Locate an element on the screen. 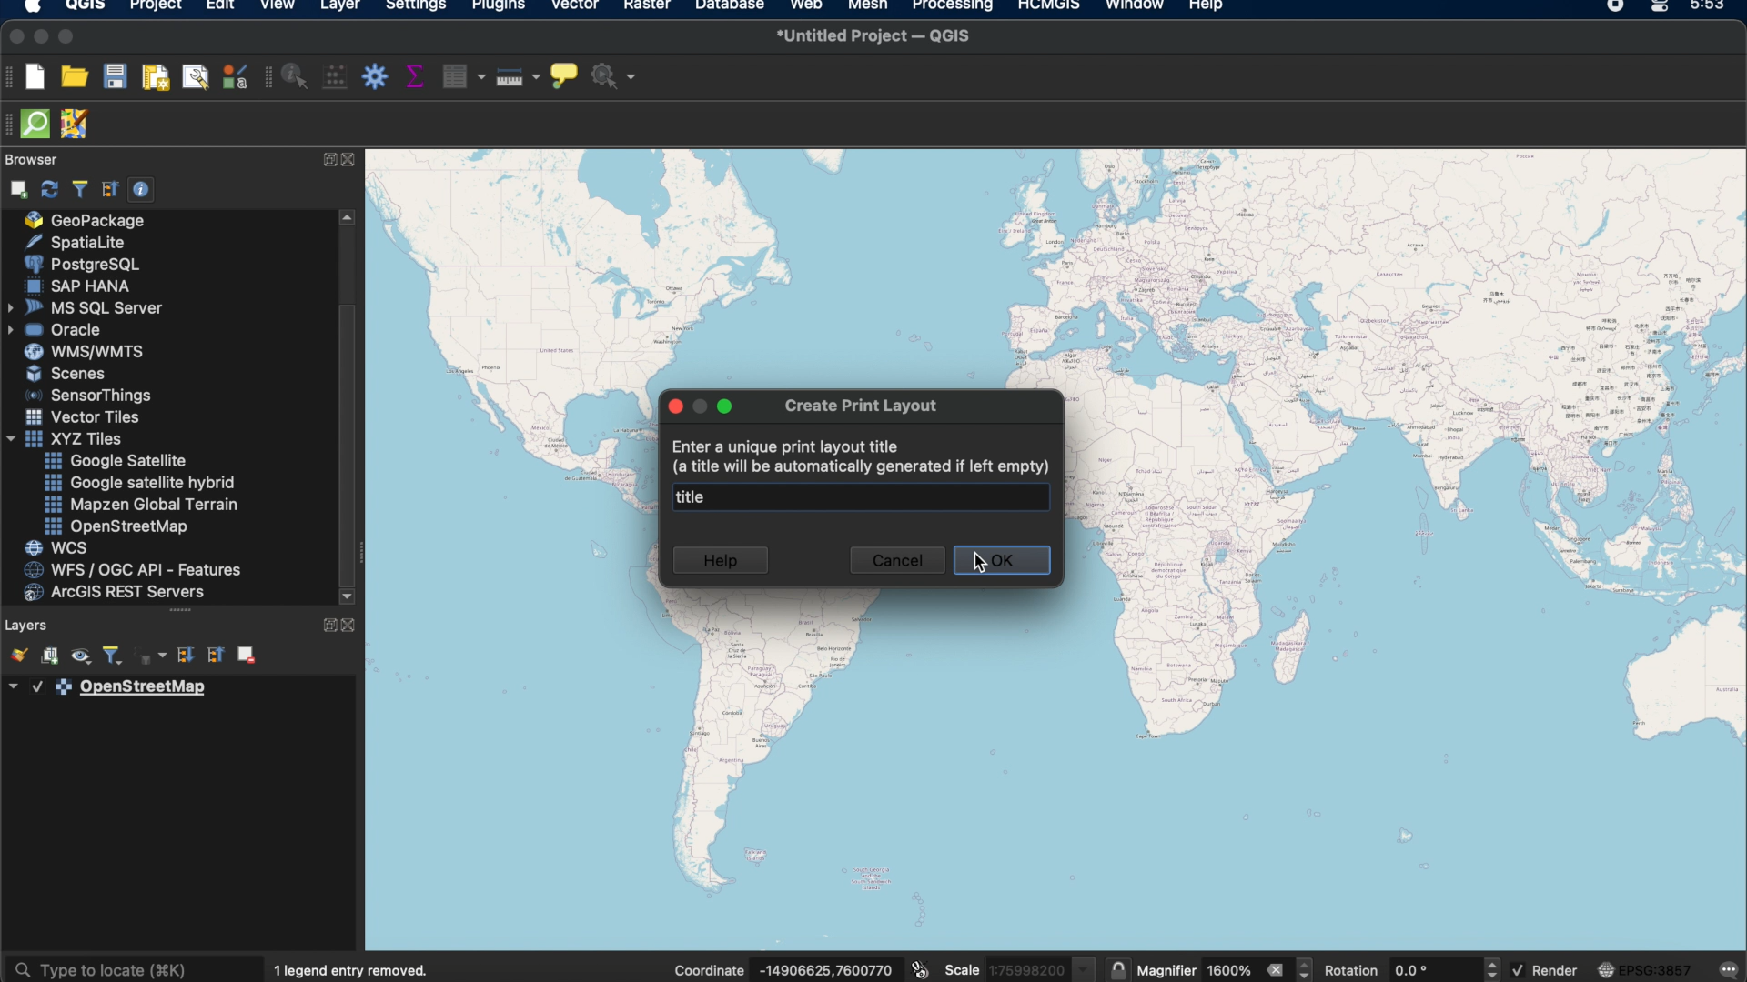 Image resolution: width=1747 pixels, height=982 pixels. was/ogc api features is located at coordinates (136, 569).